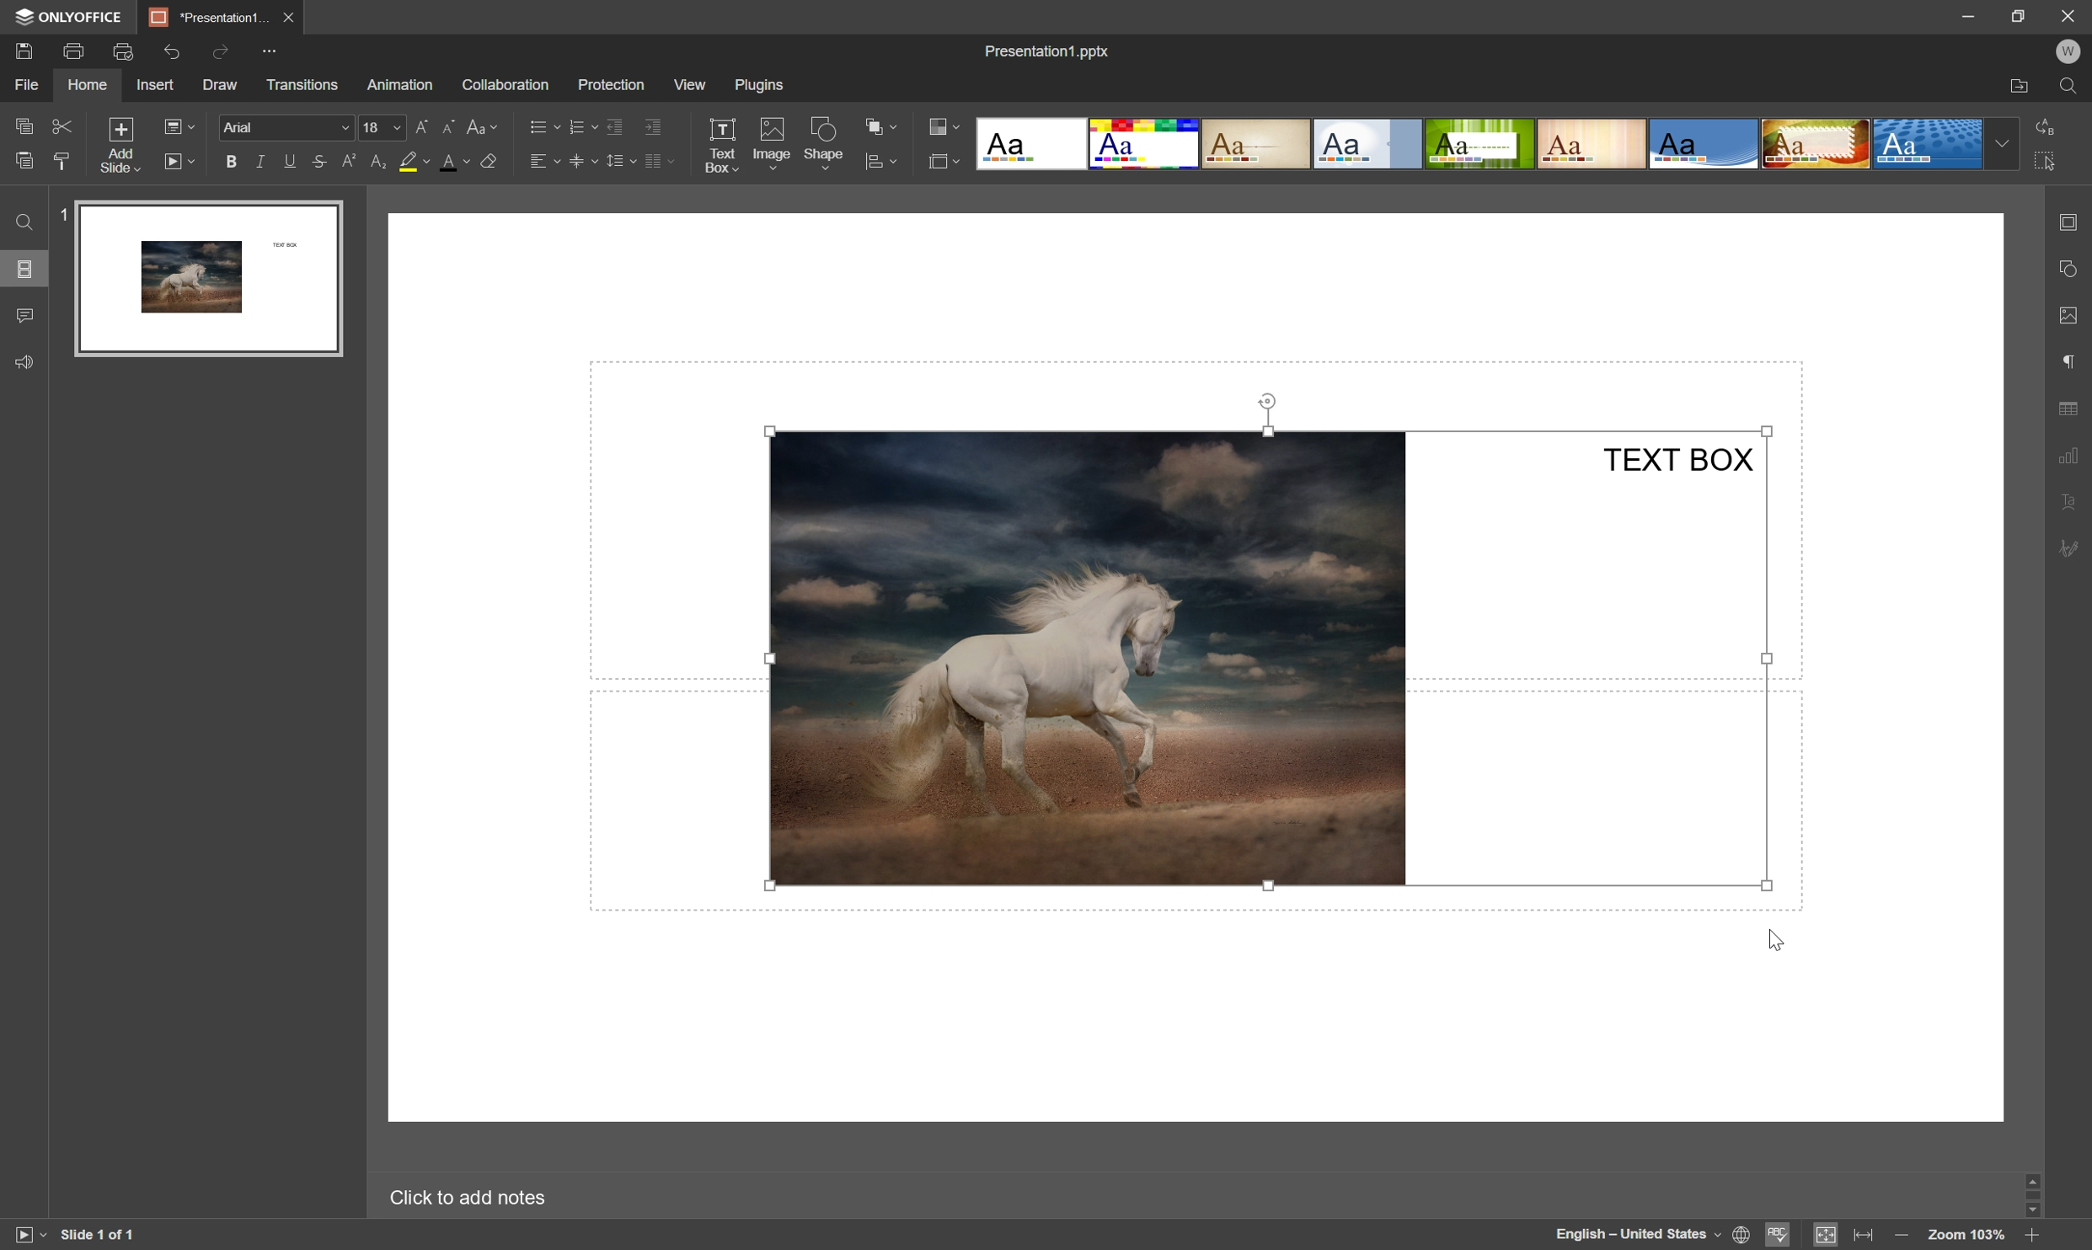 The width and height of the screenshot is (2092, 1250). I want to click on select slide size, so click(944, 163).